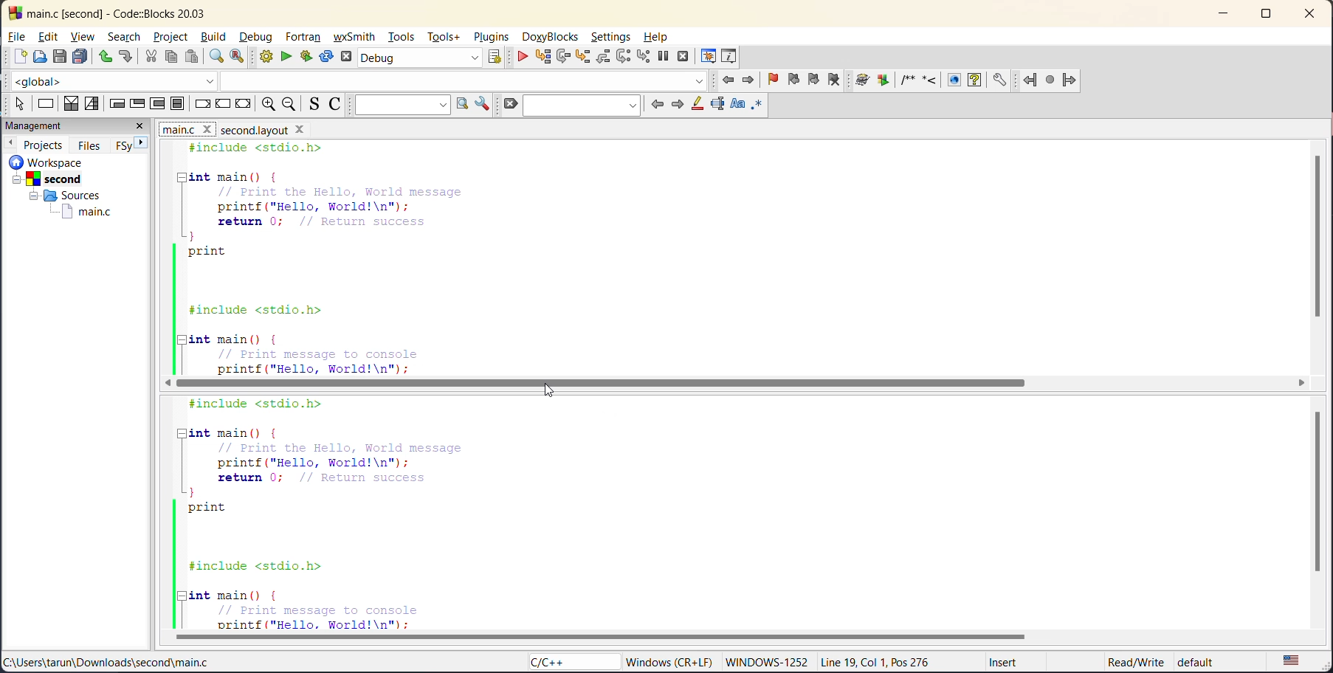  What do you see at coordinates (551, 387) in the screenshot?
I see `cursor` at bounding box center [551, 387].